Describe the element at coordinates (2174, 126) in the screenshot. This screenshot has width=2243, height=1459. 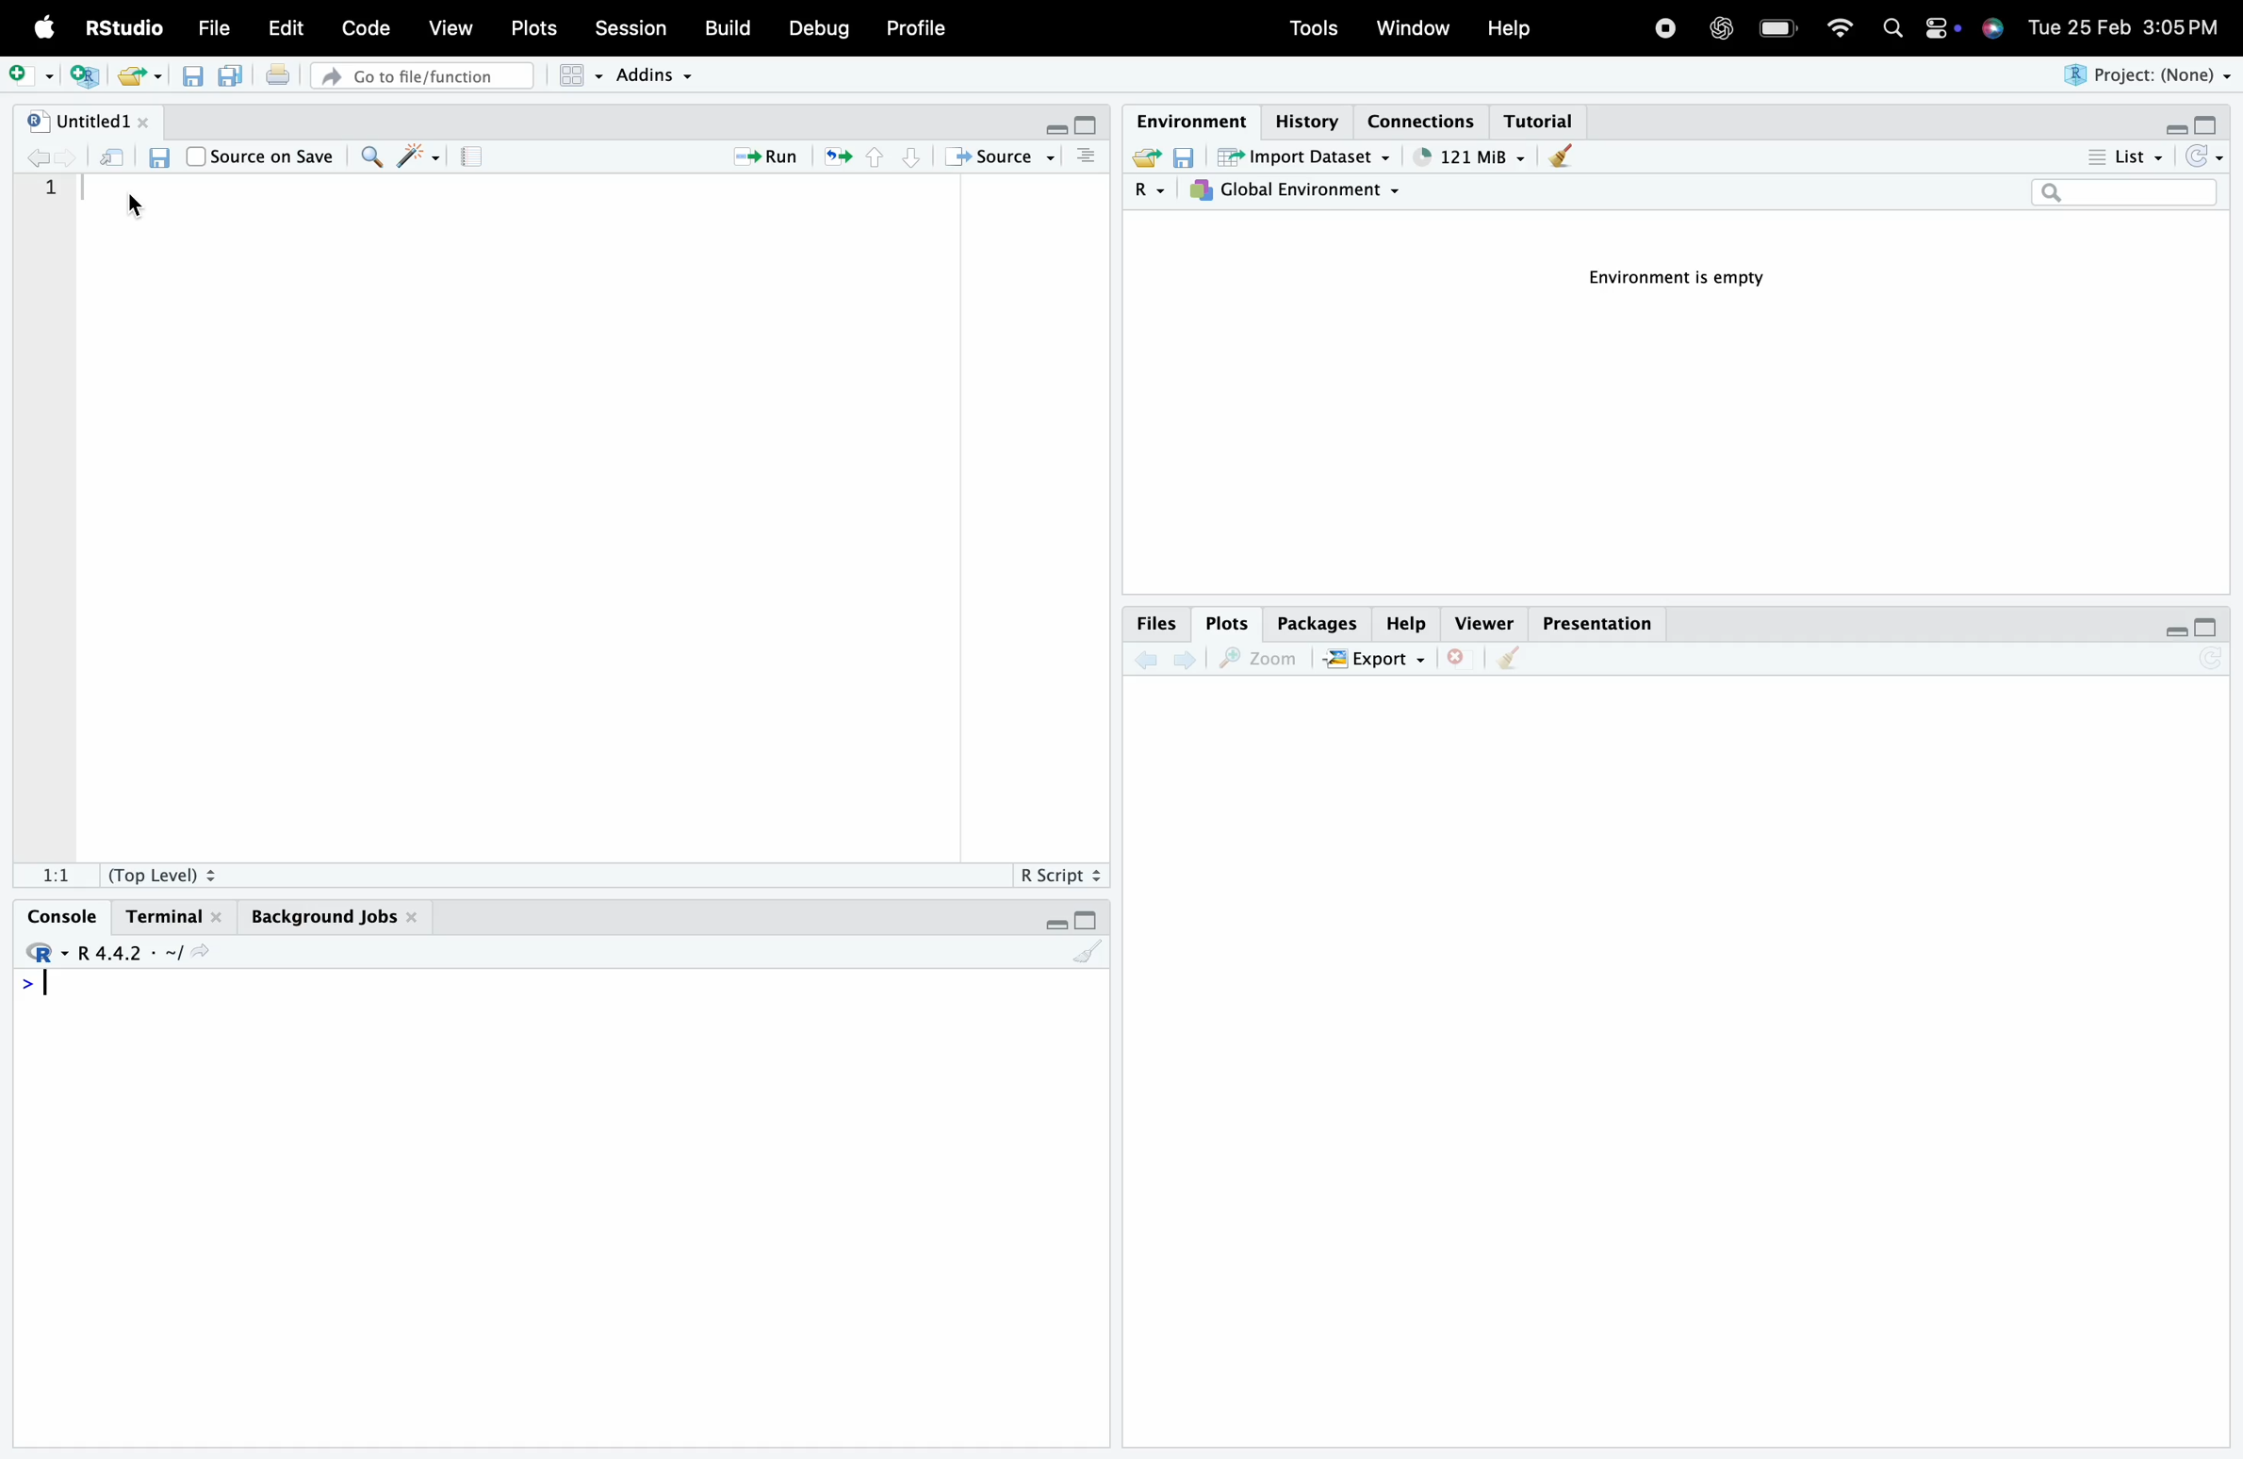
I see `Minimize` at that location.